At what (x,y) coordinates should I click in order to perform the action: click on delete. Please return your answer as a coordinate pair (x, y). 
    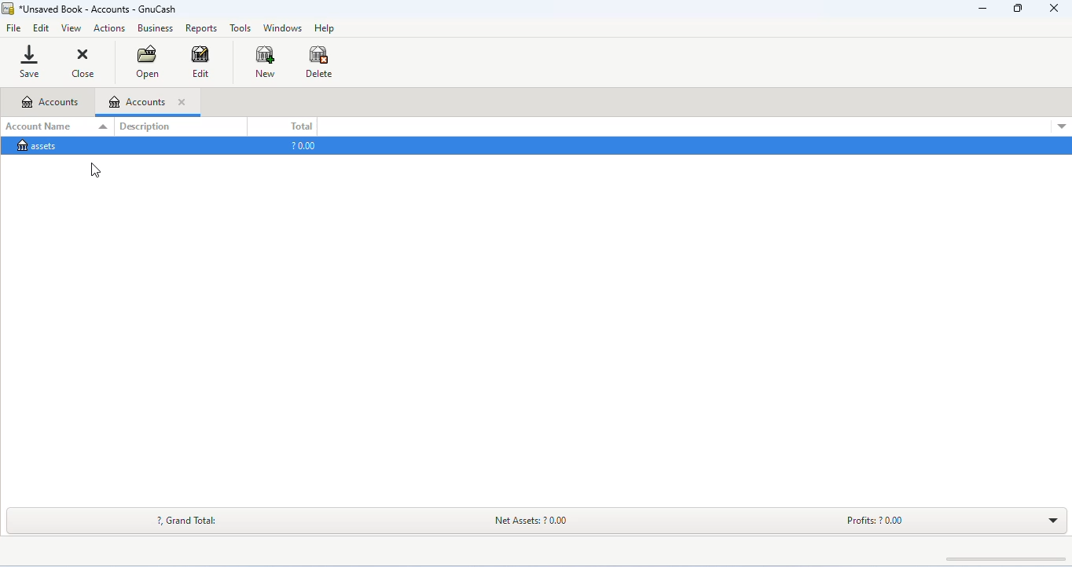
    Looking at the image, I should click on (319, 61).